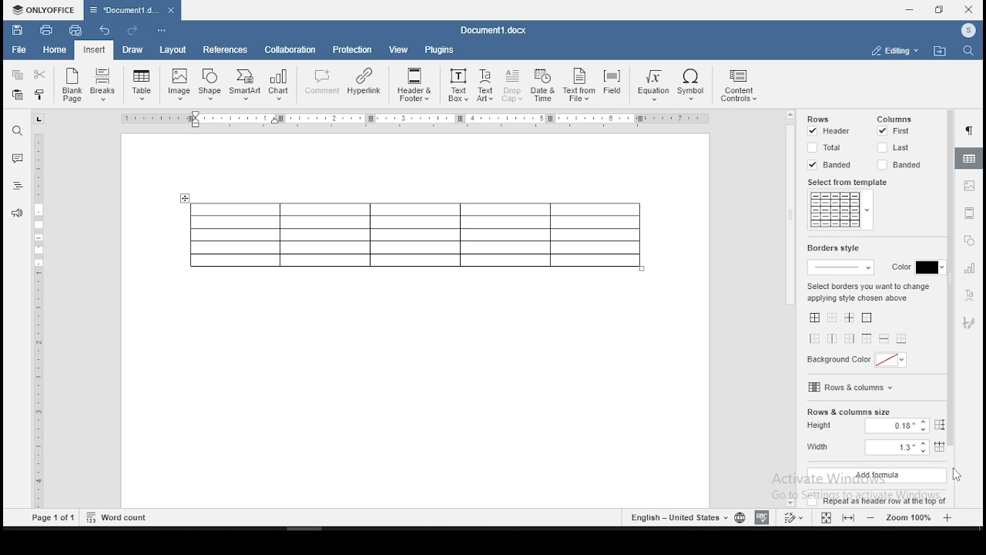 Image resolution: width=986 pixels, height=555 pixels. What do you see at coordinates (868, 293) in the screenshot?
I see `select borders you want to change applying style chosen above` at bounding box center [868, 293].